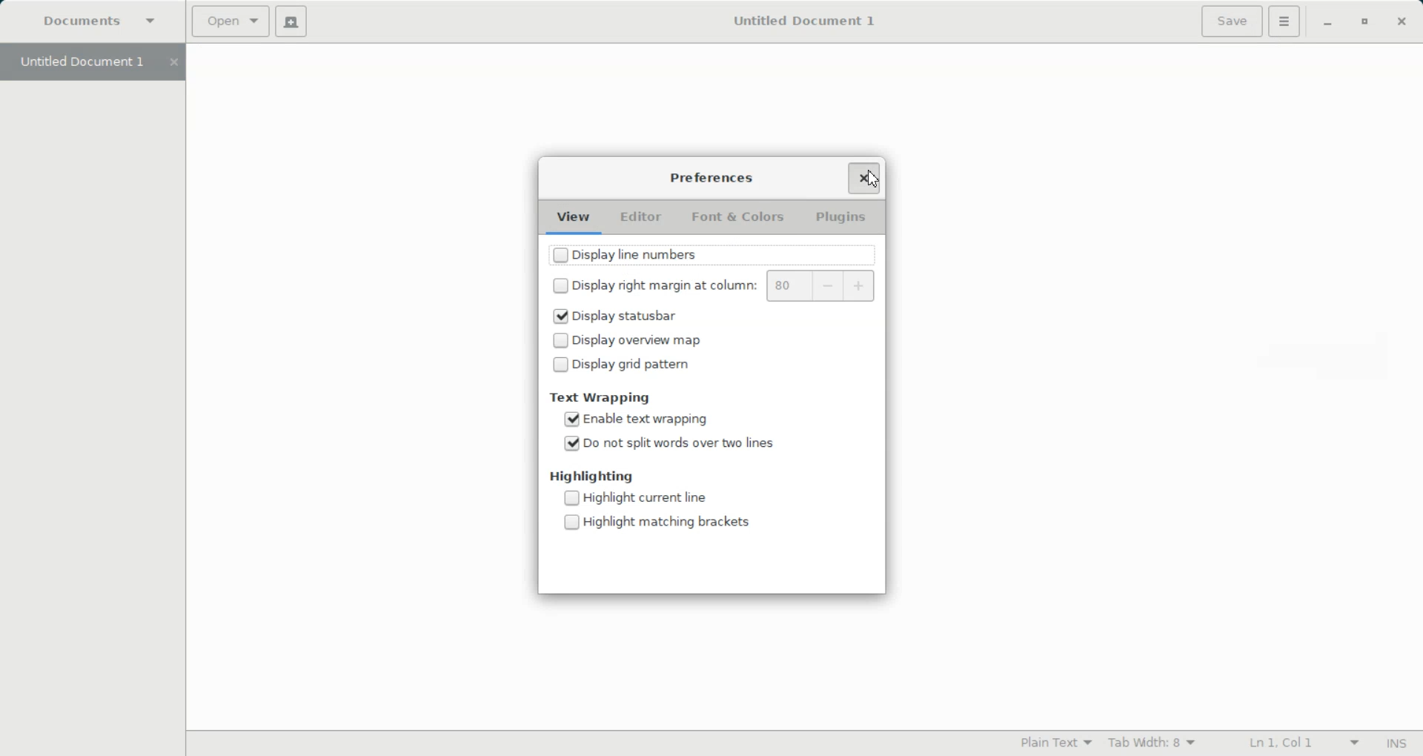  I want to click on (un)check Disable Highlight current line, so click(637, 497).